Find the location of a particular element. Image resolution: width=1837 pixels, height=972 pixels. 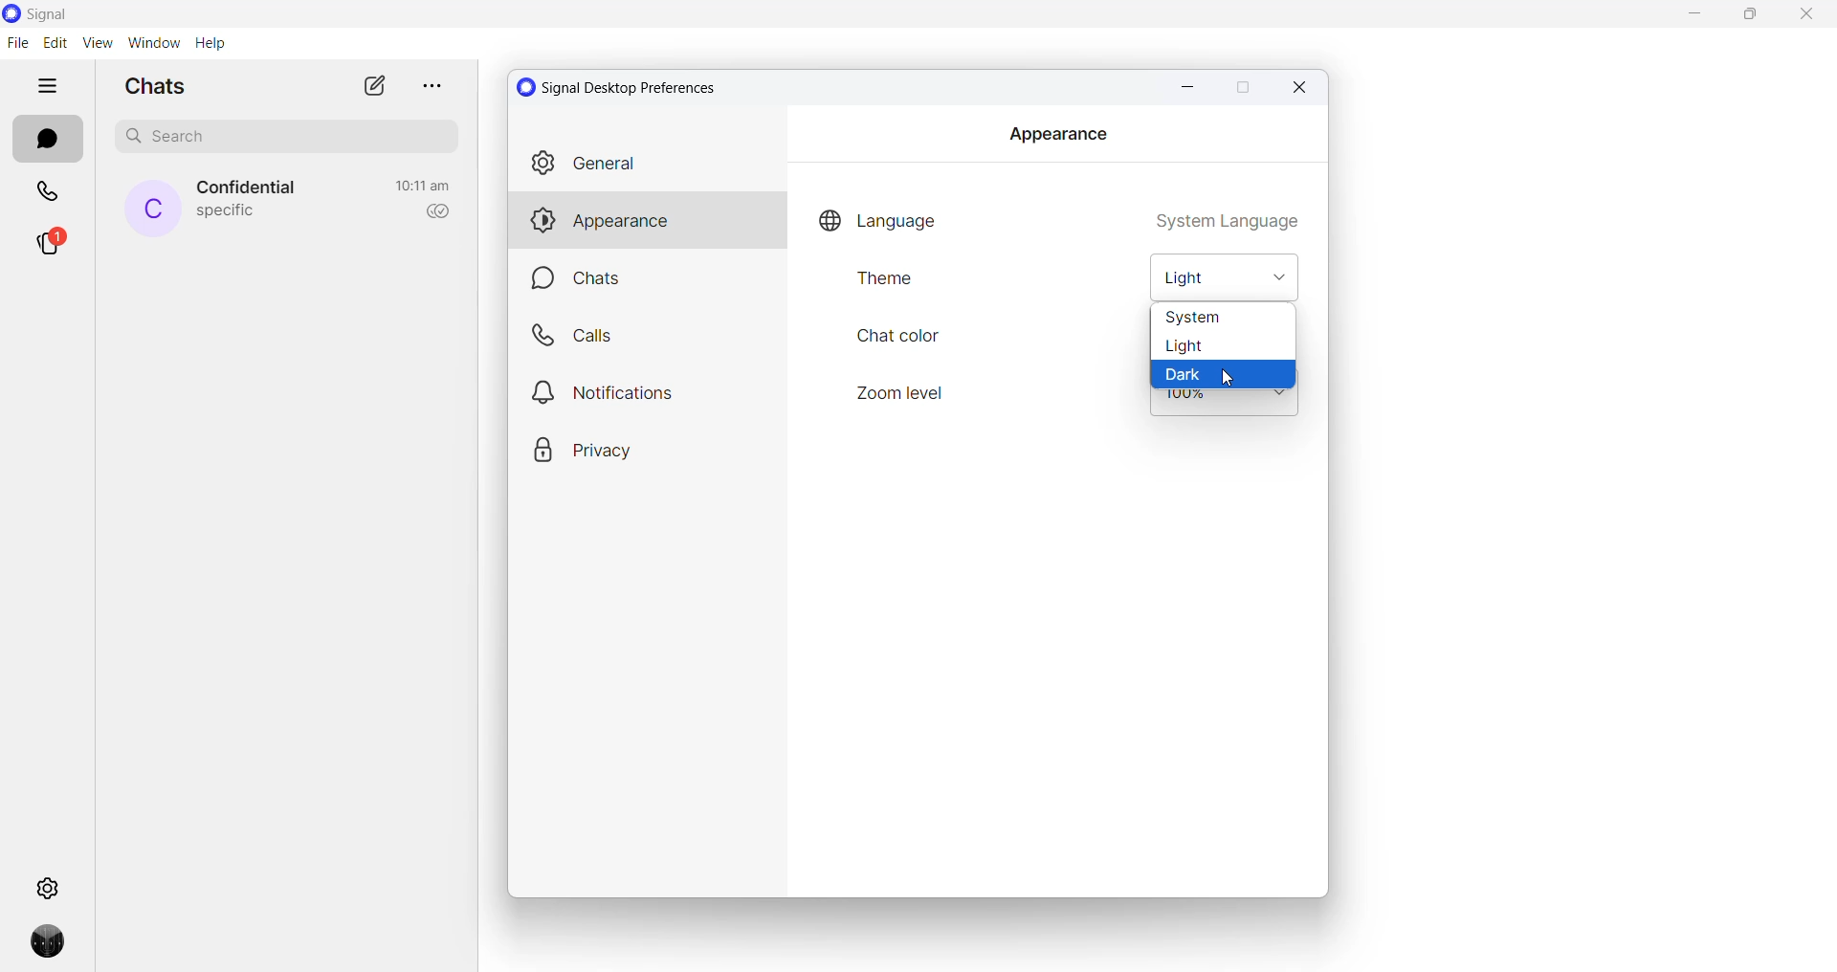

zoom level is located at coordinates (1224, 406).